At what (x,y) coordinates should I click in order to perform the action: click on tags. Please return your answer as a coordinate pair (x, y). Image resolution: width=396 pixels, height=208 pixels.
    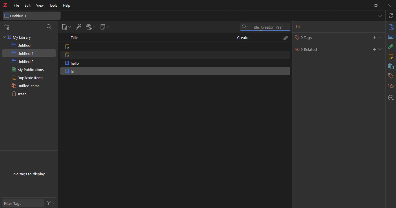
    Looking at the image, I should click on (390, 77).